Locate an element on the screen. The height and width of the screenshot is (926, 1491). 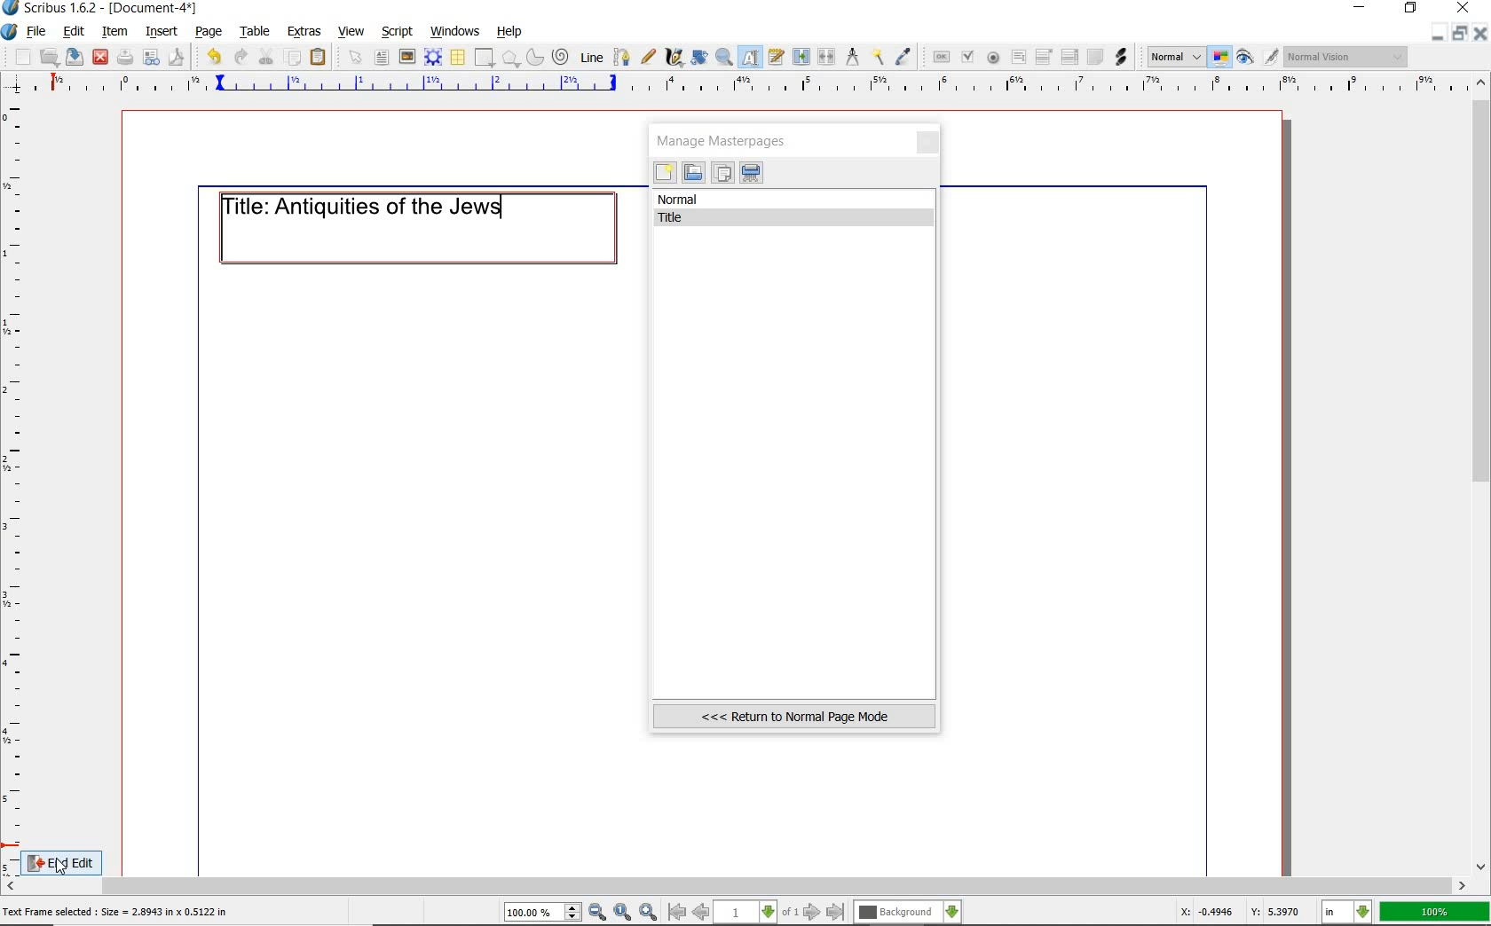
arc is located at coordinates (533, 57).